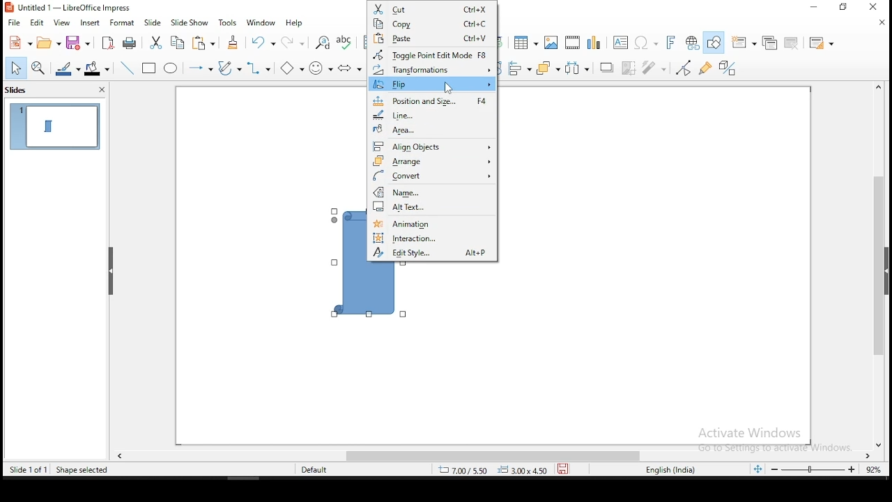 This screenshot has height=502, width=892. I want to click on new slide, so click(745, 41).